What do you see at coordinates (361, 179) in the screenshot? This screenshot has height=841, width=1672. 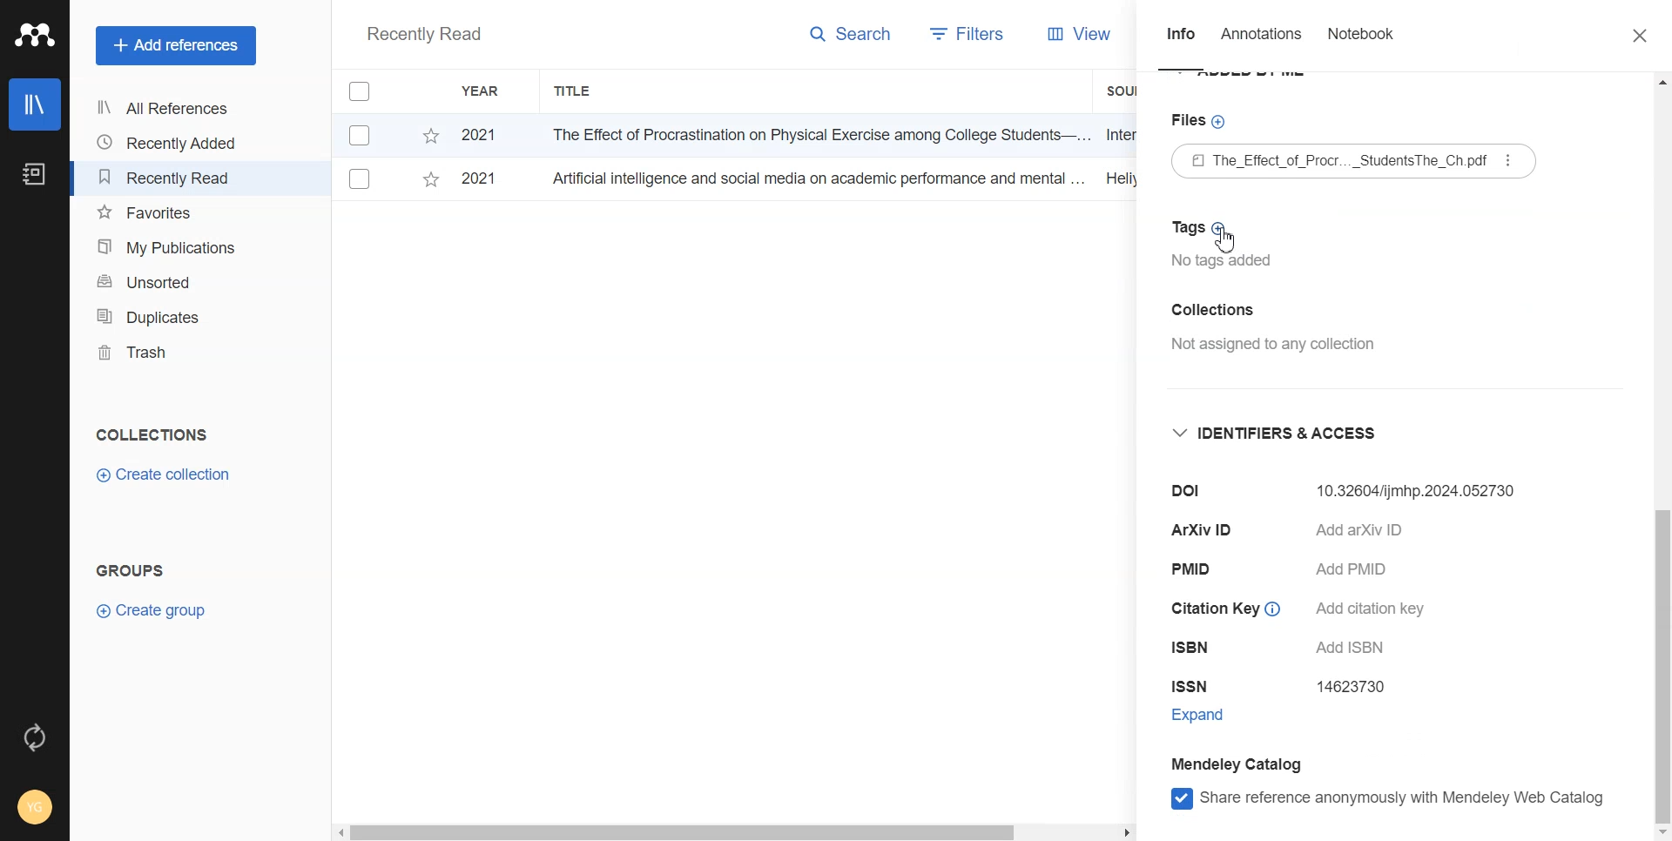 I see `Checkbox` at bounding box center [361, 179].